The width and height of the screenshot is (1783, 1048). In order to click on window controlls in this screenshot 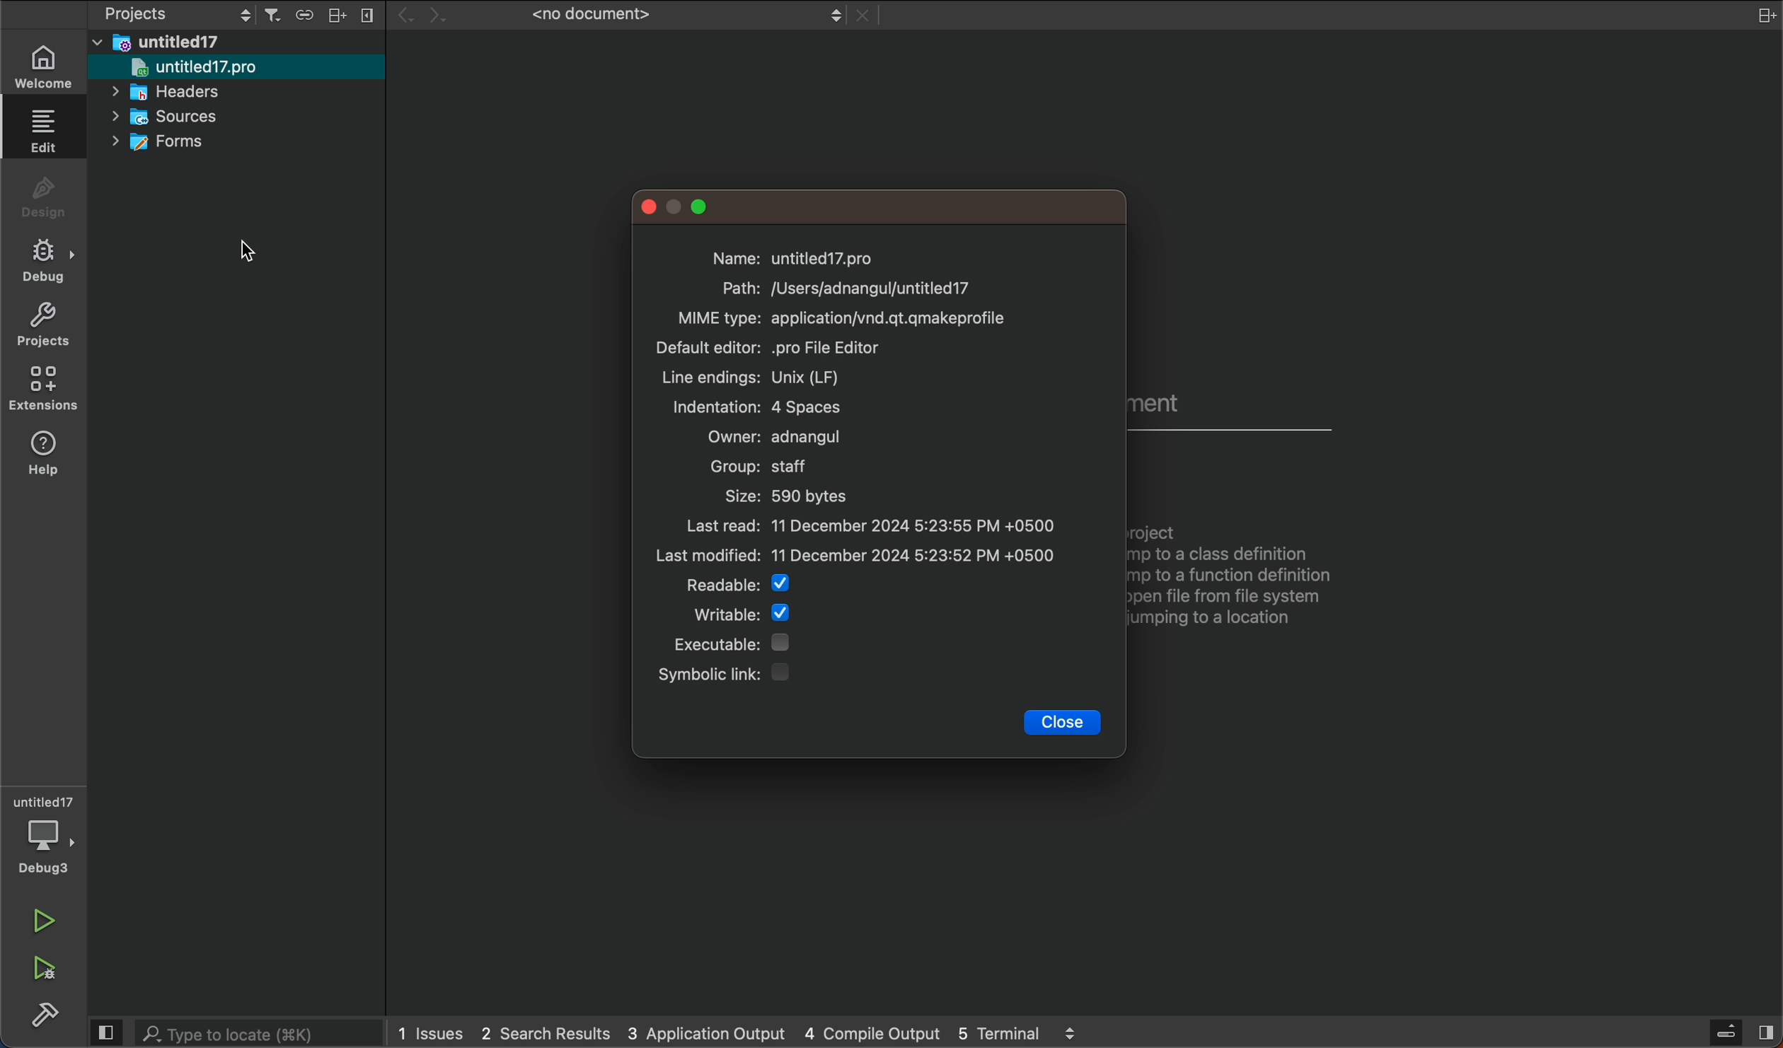, I will do `click(683, 207)`.